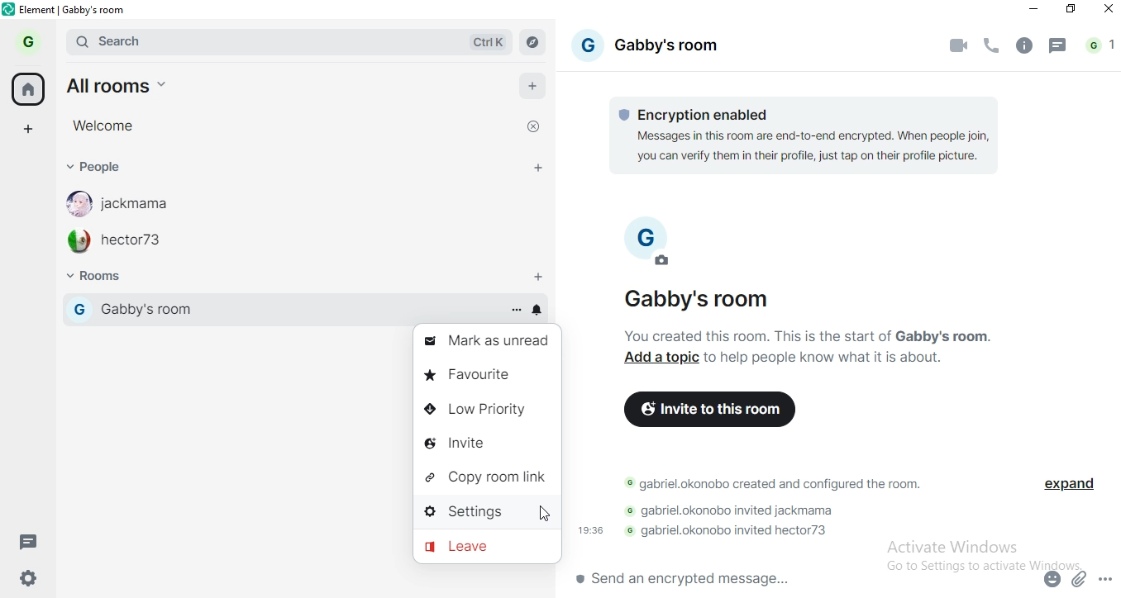 Image resolution: width=1121 pixels, height=598 pixels. I want to click on add room, so click(540, 273).